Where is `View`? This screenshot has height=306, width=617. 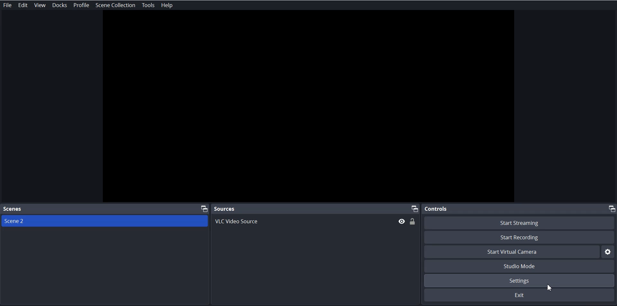 View is located at coordinates (40, 5).